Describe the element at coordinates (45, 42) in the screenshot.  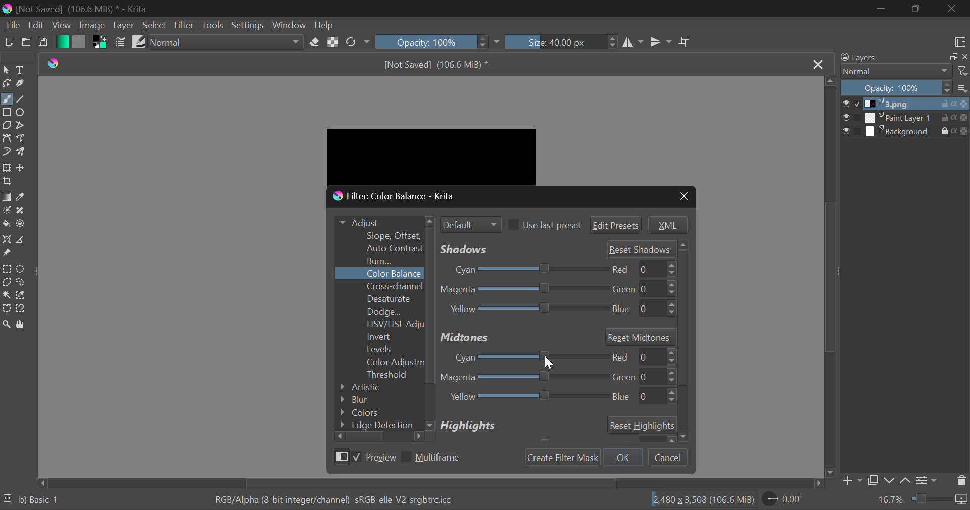
I see `Save` at that location.